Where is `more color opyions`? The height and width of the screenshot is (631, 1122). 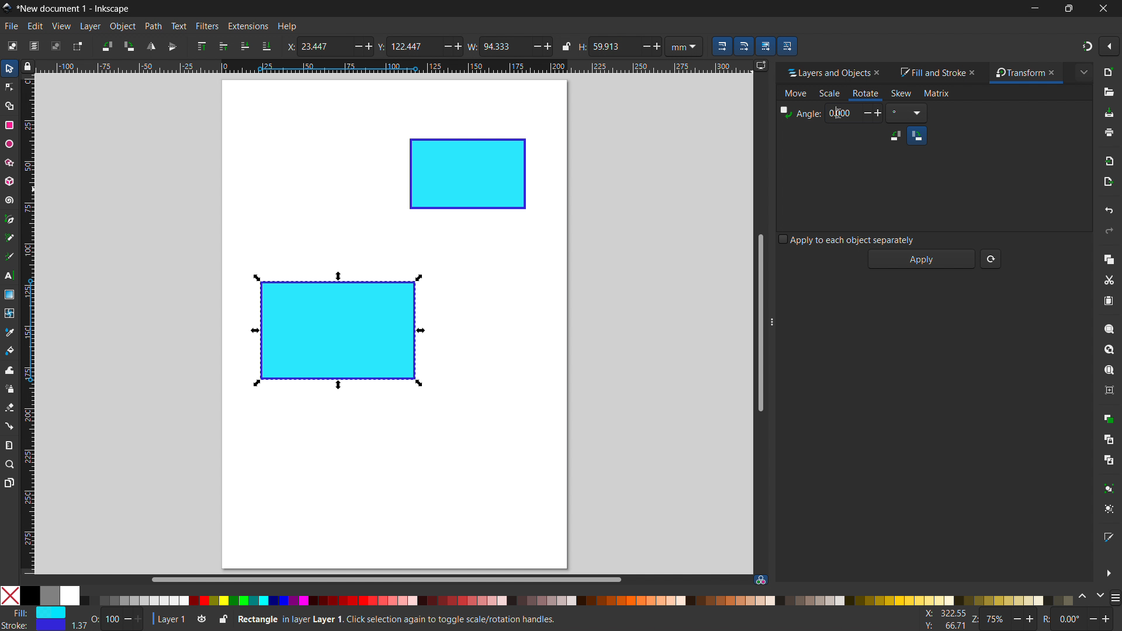 more color opyions is located at coordinates (1115, 597).